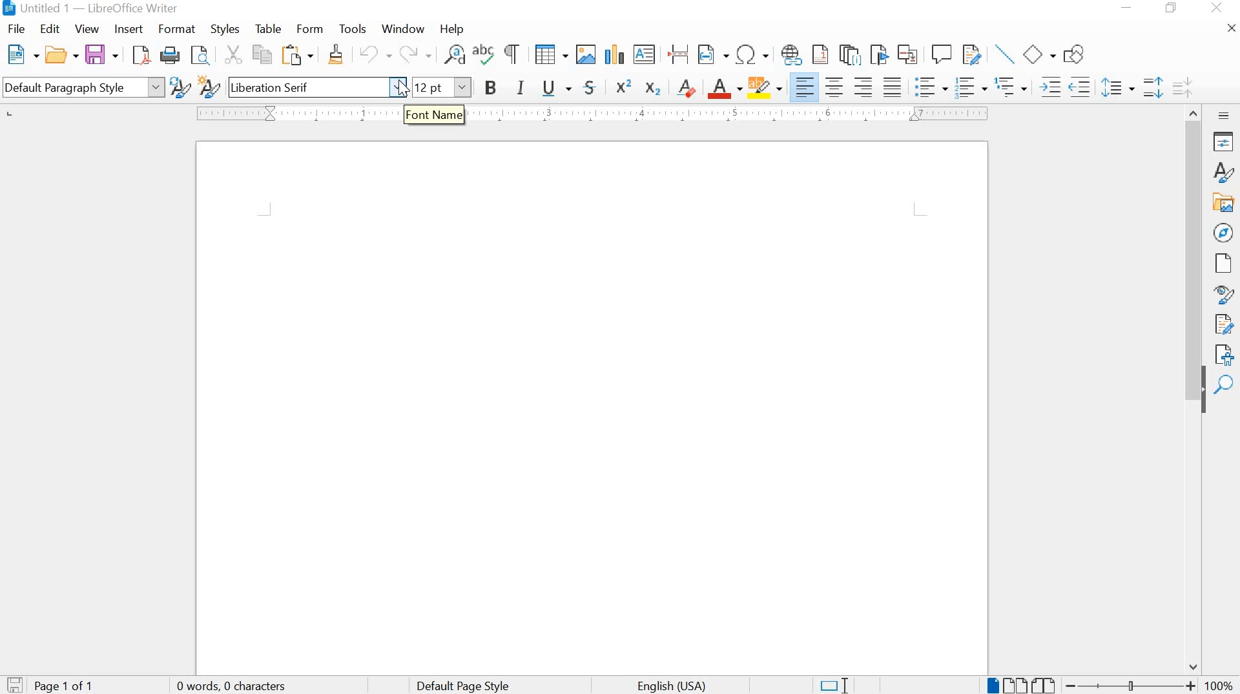 The width and height of the screenshot is (1240, 694). What do you see at coordinates (371, 56) in the screenshot?
I see `UNDO` at bounding box center [371, 56].